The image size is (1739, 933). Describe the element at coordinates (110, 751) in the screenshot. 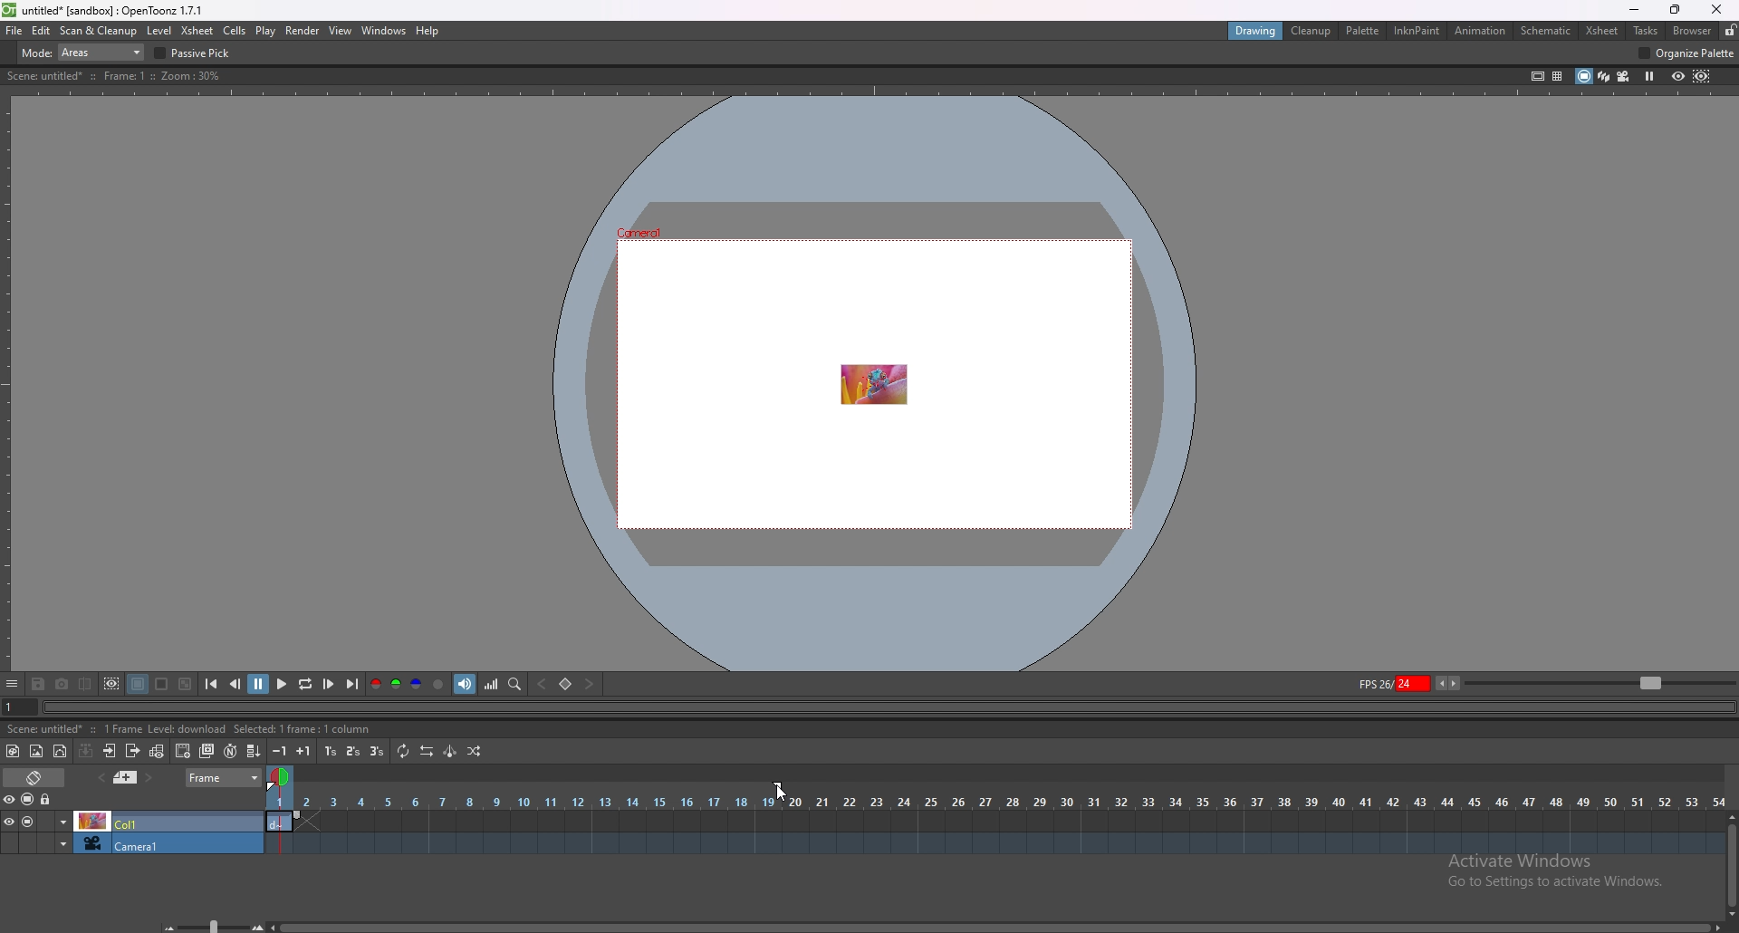

I see `open subsheet` at that location.